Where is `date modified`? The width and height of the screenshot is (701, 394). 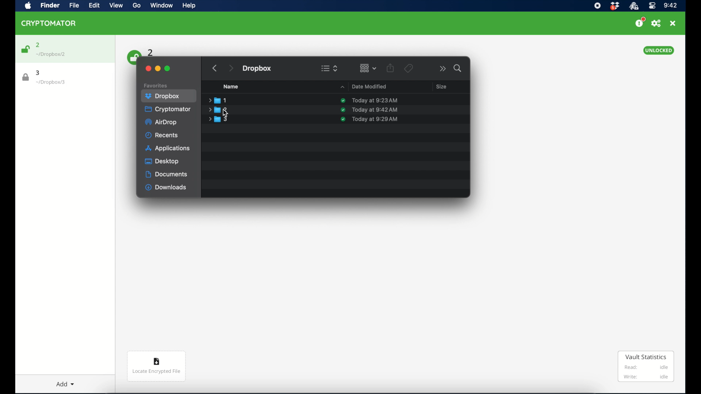
date modified is located at coordinates (362, 86).